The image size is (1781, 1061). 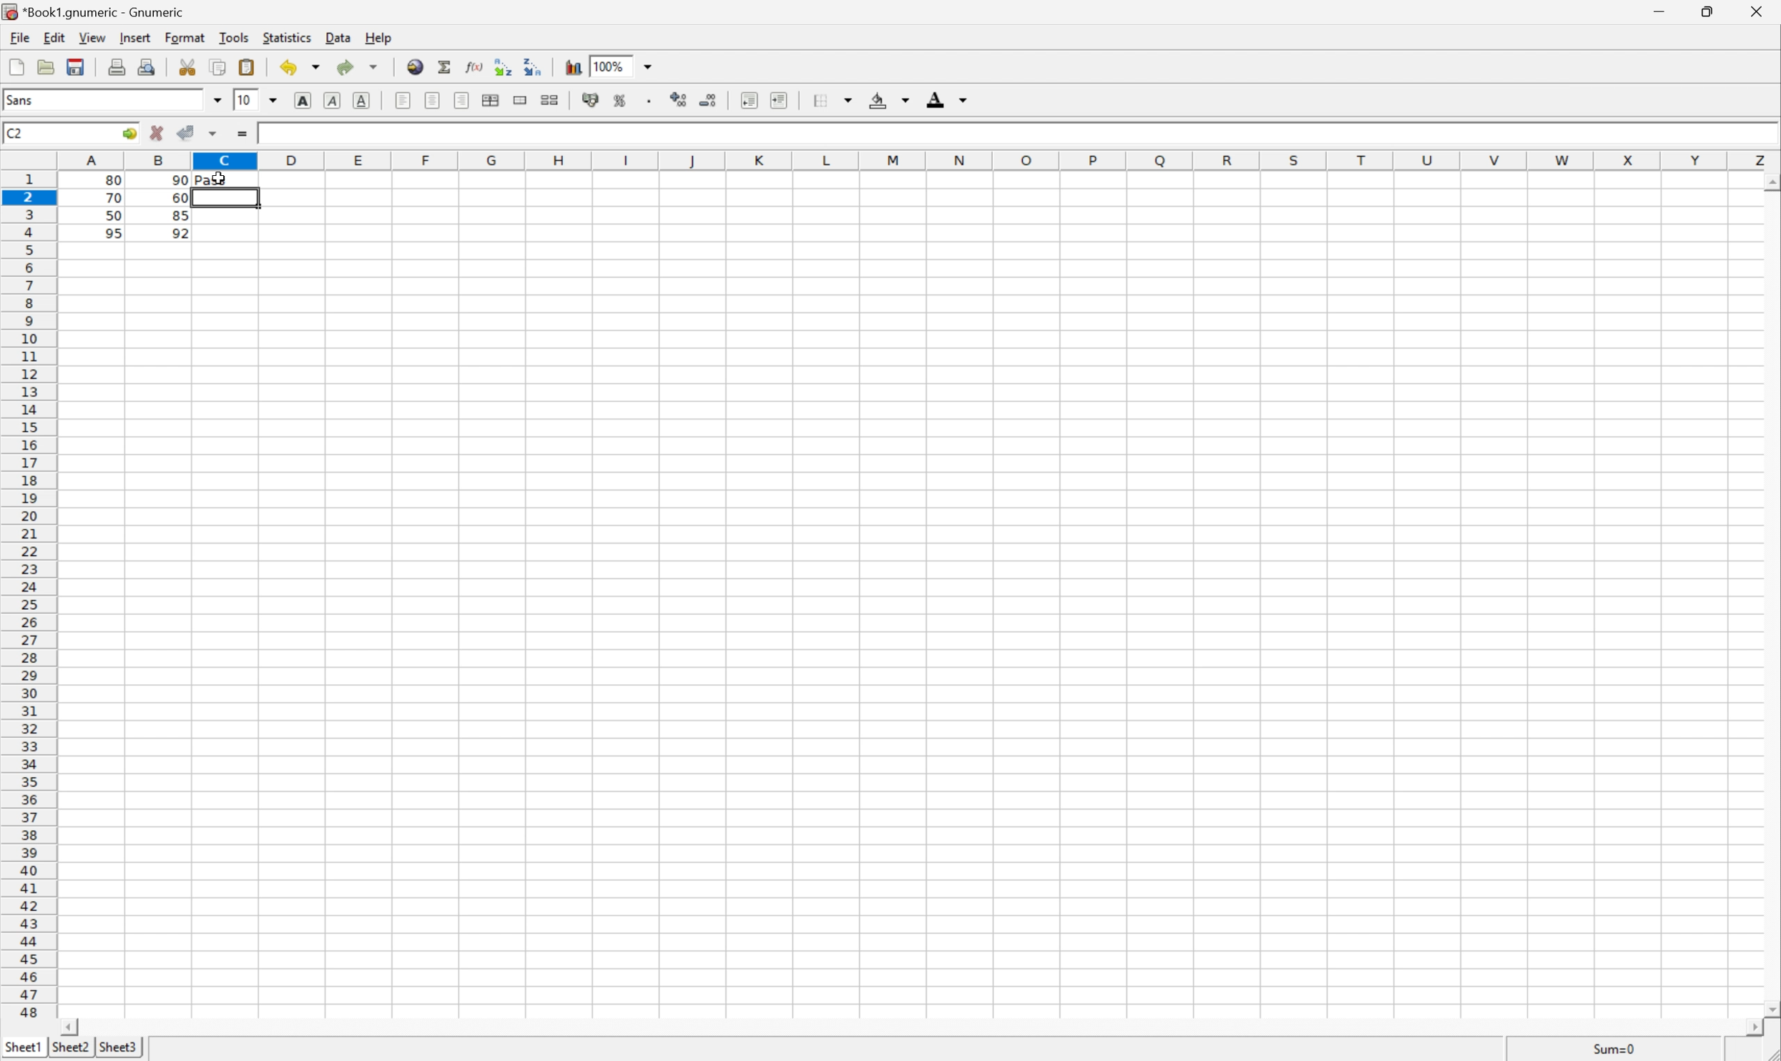 I want to click on Column names, so click(x=918, y=160).